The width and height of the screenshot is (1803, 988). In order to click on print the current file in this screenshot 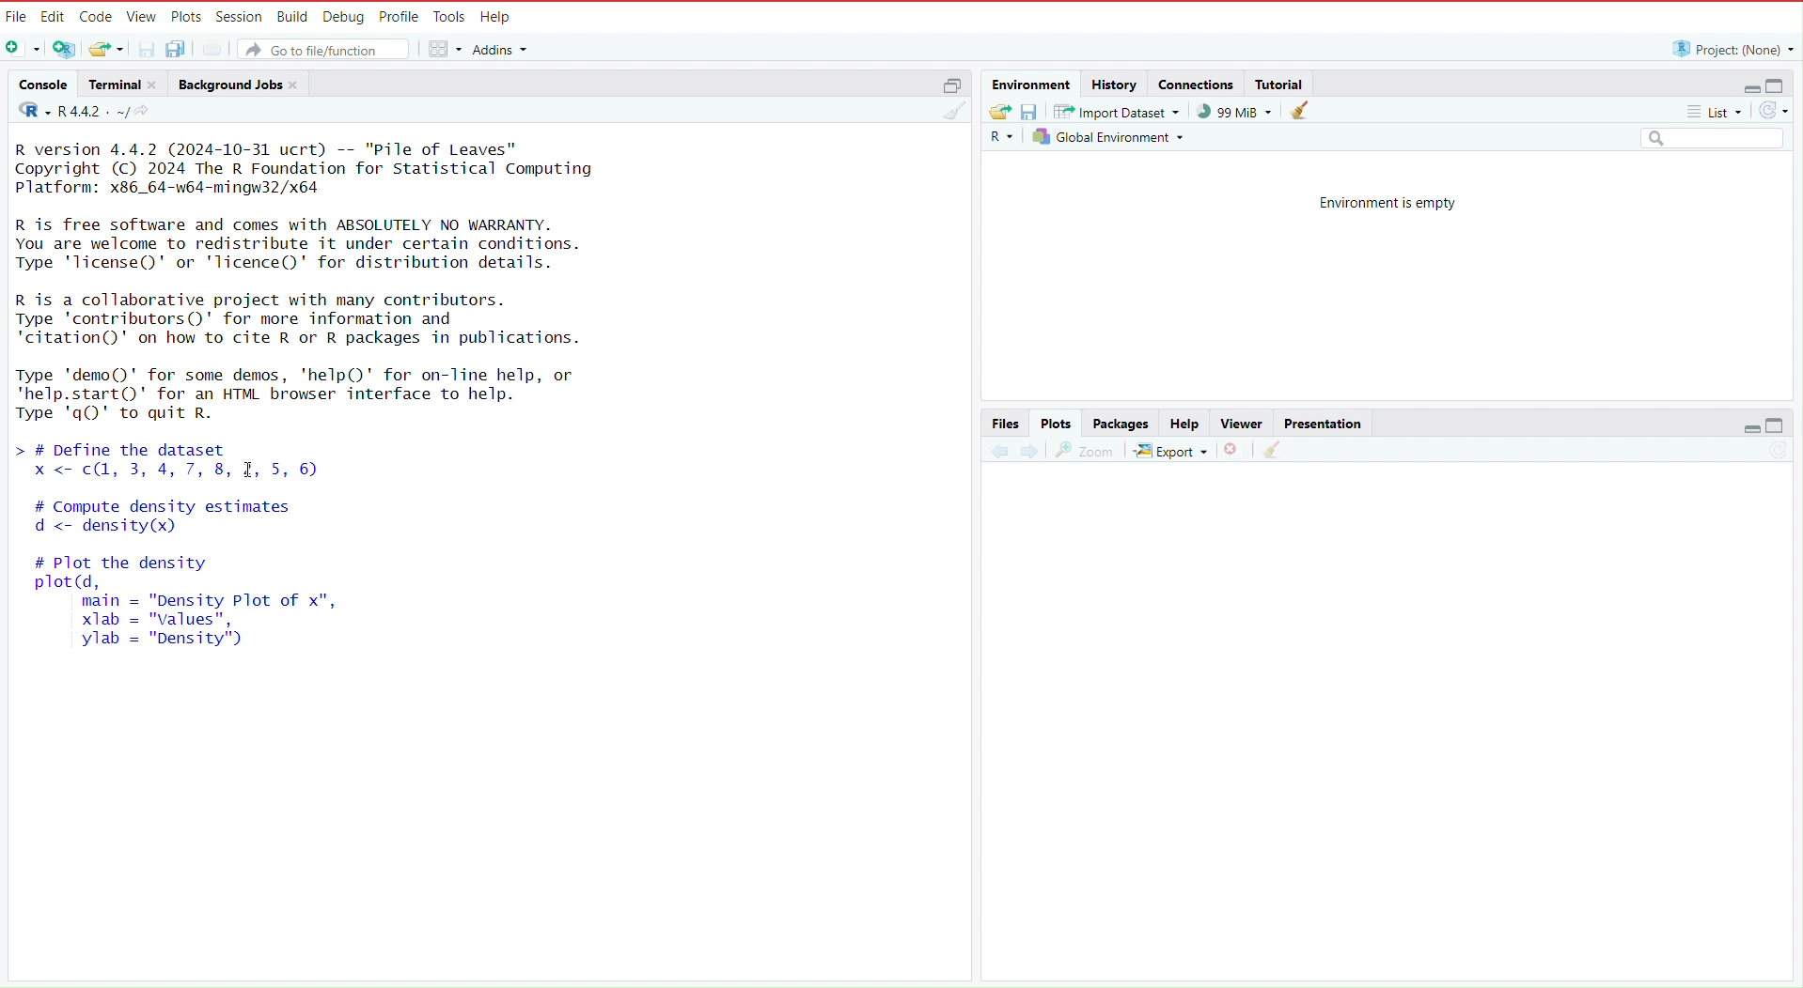, I will do `click(212, 50)`.